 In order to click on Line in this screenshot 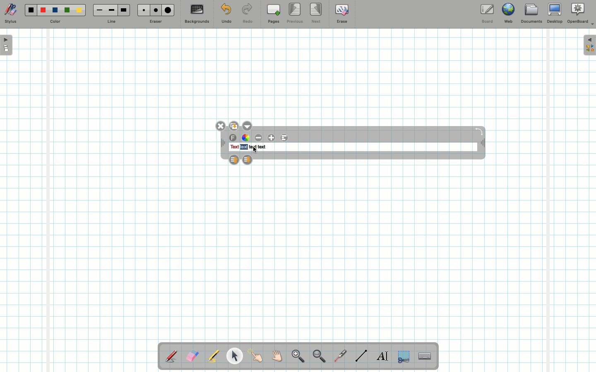, I will do `click(111, 22)`.